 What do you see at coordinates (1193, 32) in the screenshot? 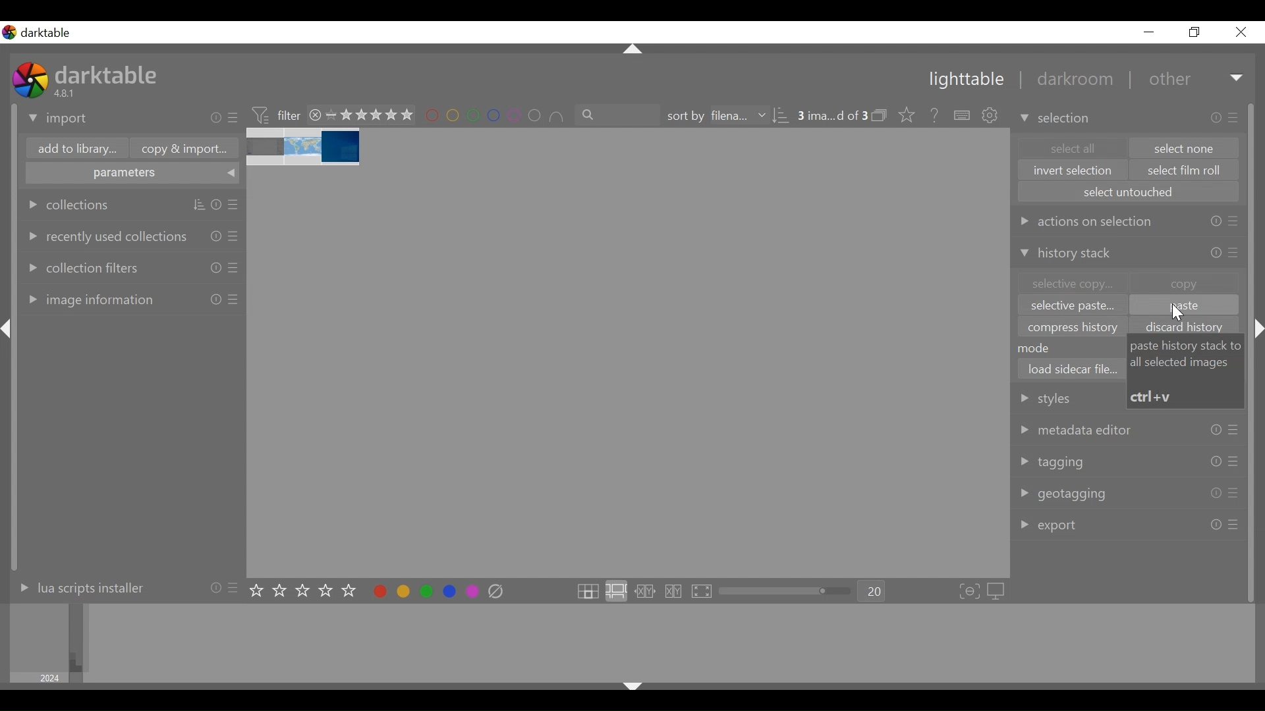
I see `restore` at bounding box center [1193, 32].